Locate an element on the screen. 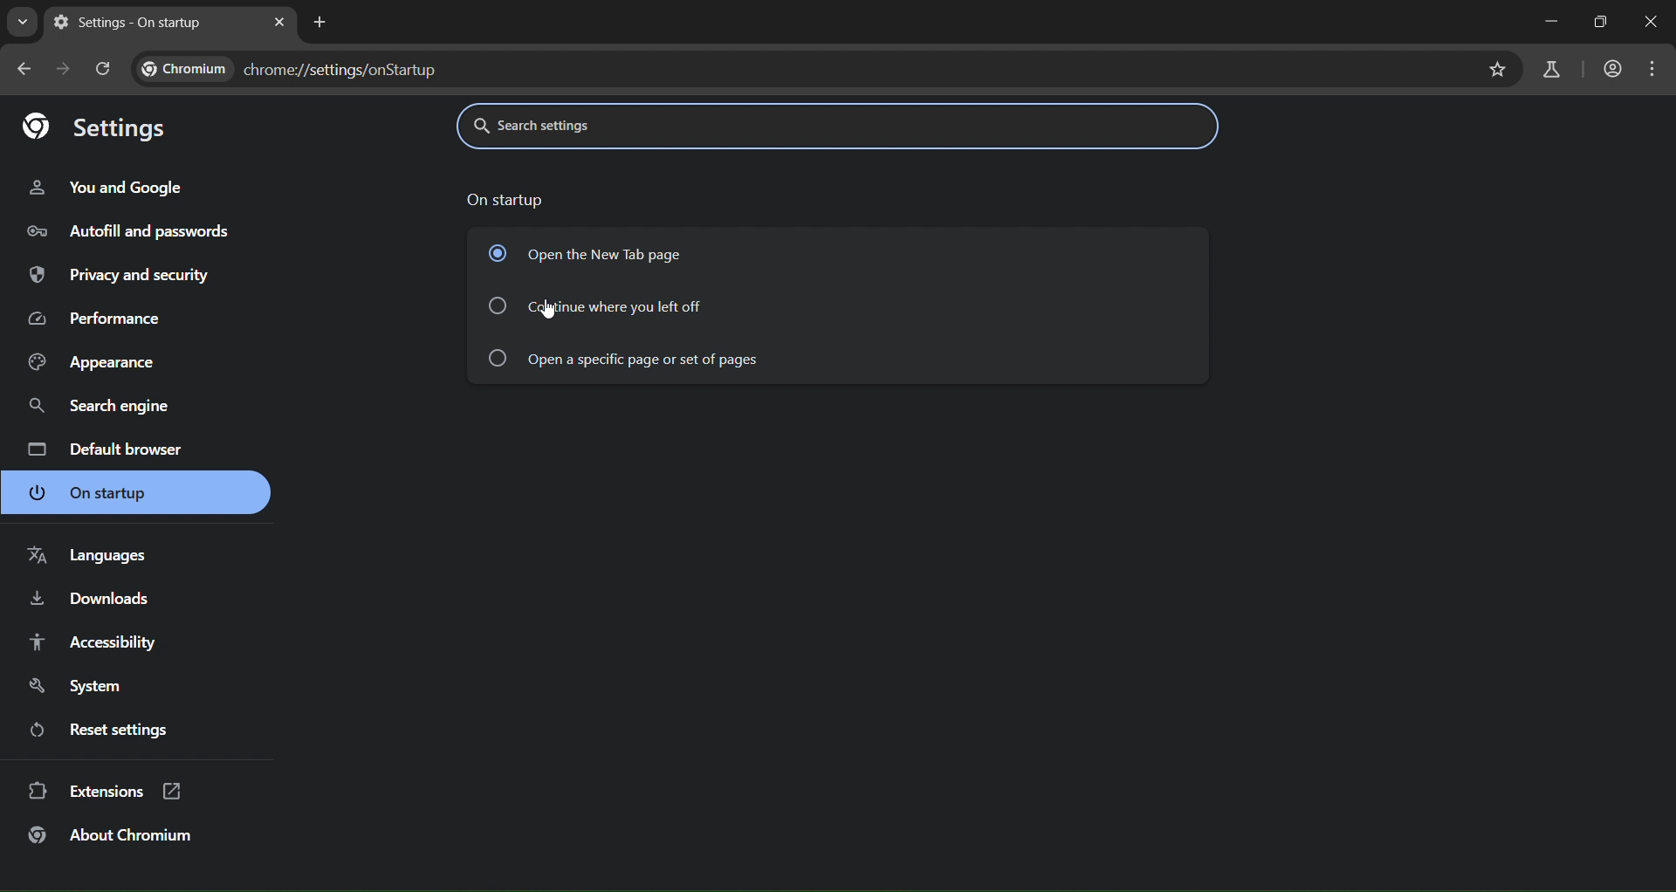 The height and width of the screenshot is (892, 1676). appearacne is located at coordinates (93, 365).